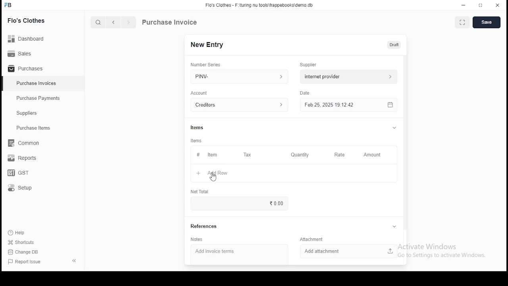 The width and height of the screenshot is (508, 286). What do you see at coordinates (198, 174) in the screenshot?
I see `+` at bounding box center [198, 174].